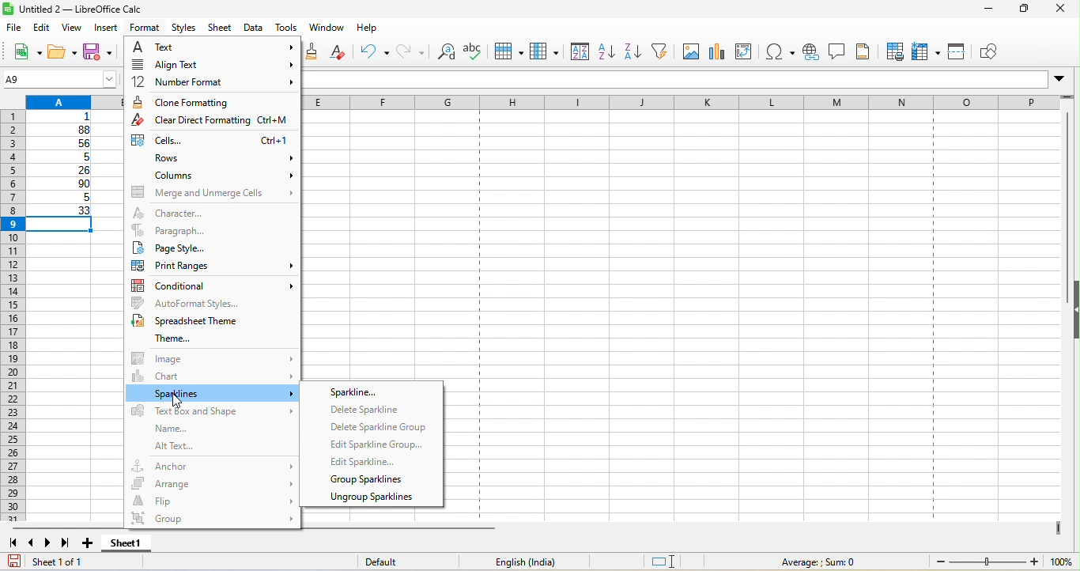  What do you see at coordinates (43, 27) in the screenshot?
I see `edit` at bounding box center [43, 27].